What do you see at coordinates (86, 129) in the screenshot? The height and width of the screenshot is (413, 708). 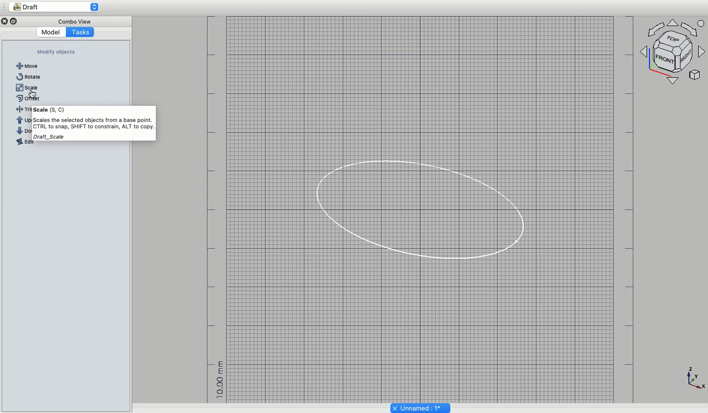 I see `[Scale (S, C)

Scales the selected objects from a base point.
(CTRL to snap, SHIFT to constrain, ALT to copy.
Draft_Scale` at bounding box center [86, 129].